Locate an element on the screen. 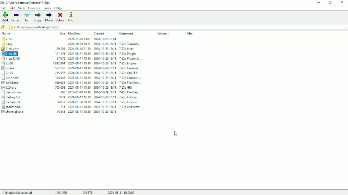 This screenshot has height=195, width=348. Created is located at coordinates (99, 34).